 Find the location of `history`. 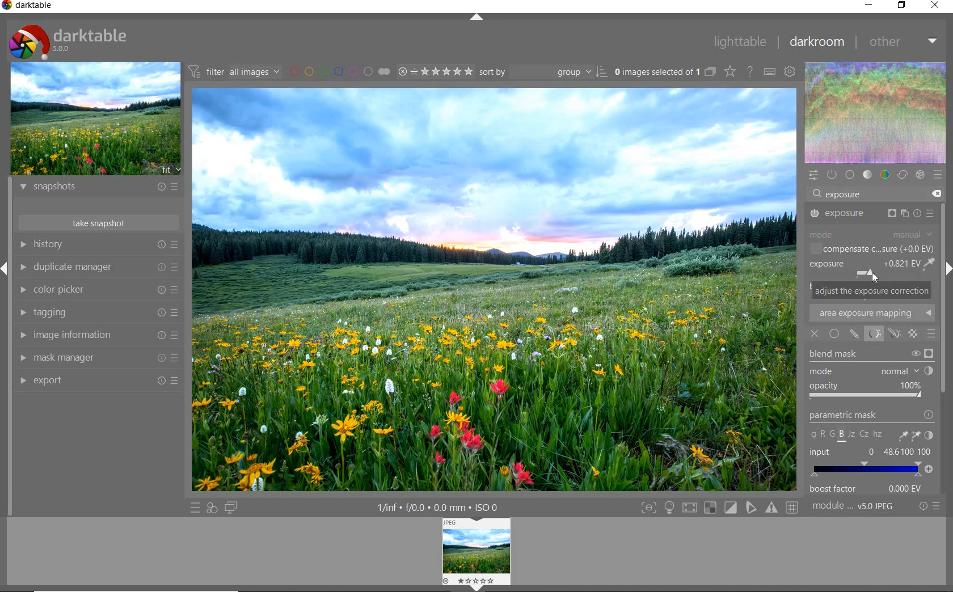

history is located at coordinates (98, 244).